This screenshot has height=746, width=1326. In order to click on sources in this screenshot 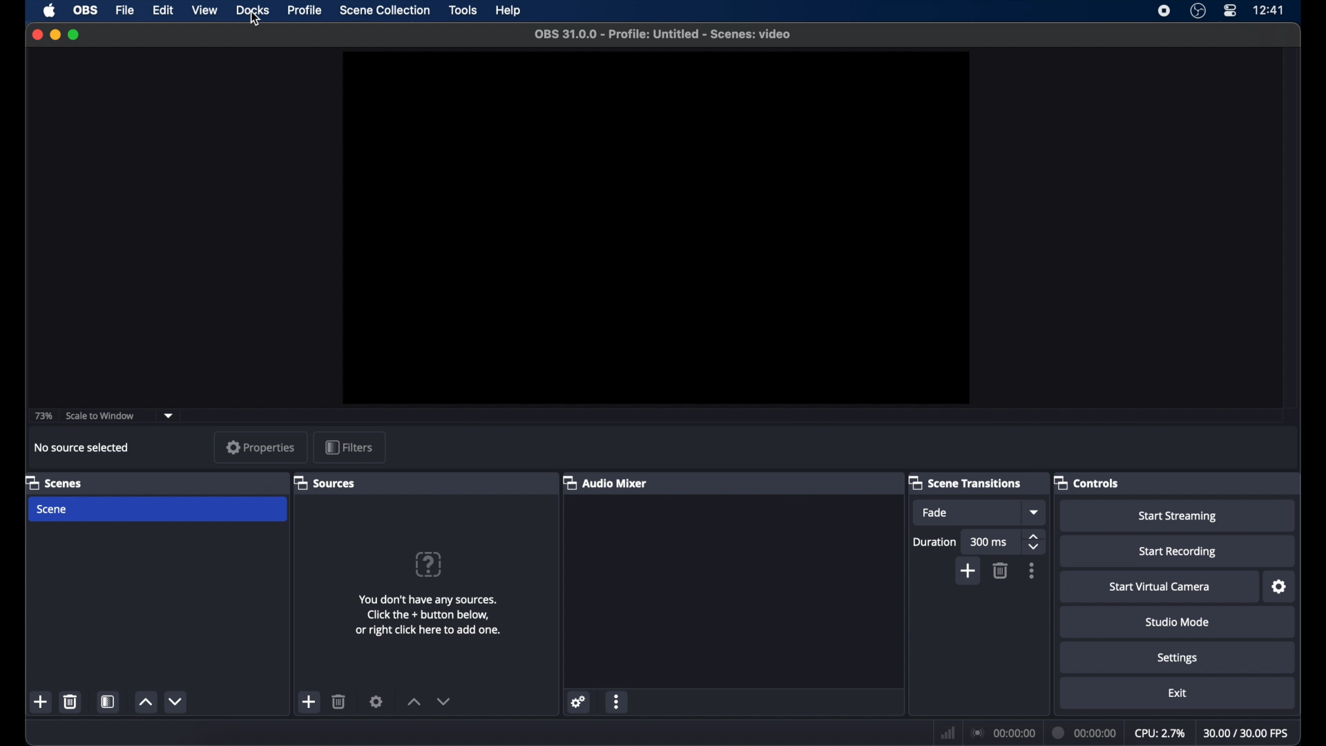, I will do `click(327, 482)`.